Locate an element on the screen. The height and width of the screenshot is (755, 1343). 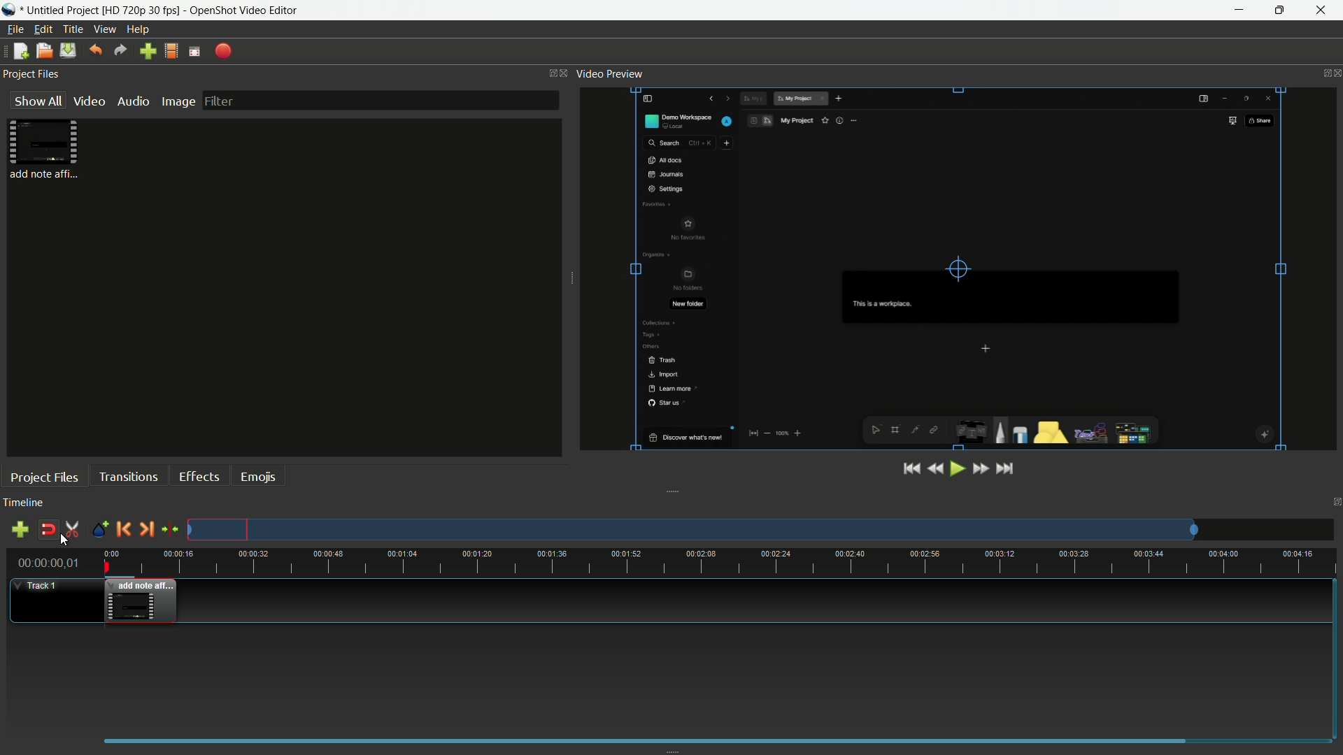
minimize is located at coordinates (1237, 10).